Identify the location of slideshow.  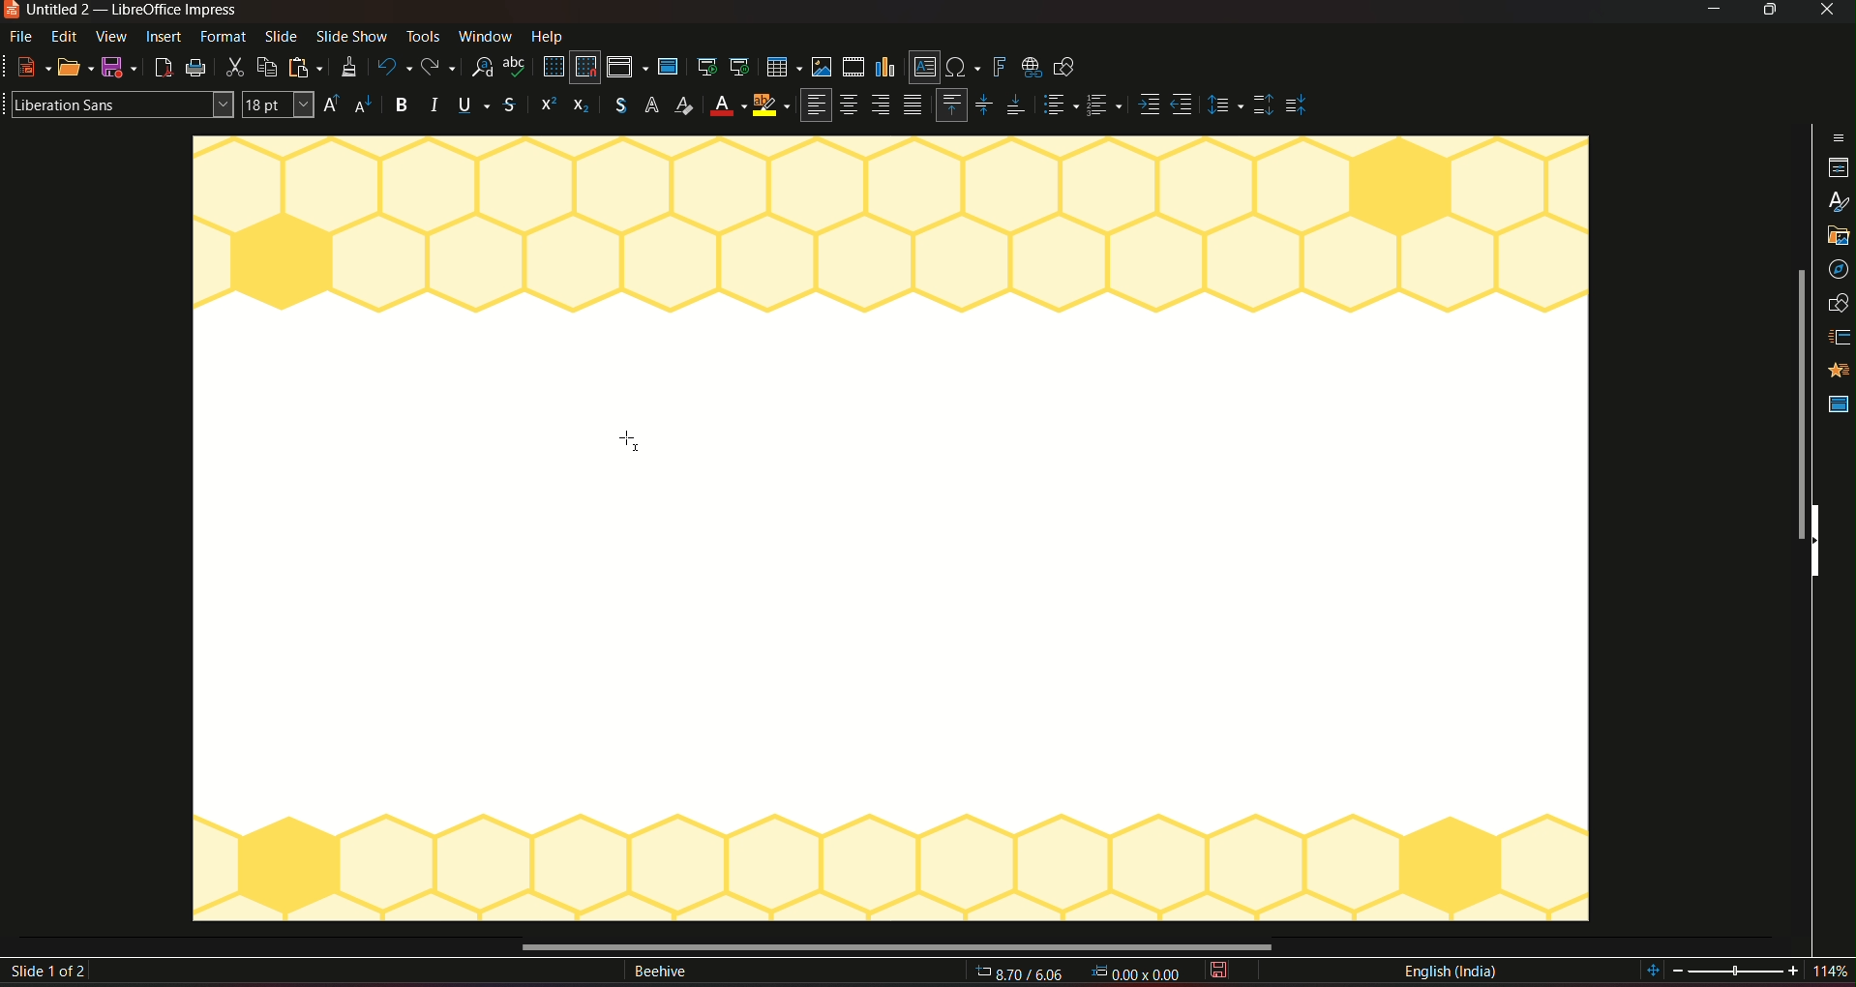
(351, 38).